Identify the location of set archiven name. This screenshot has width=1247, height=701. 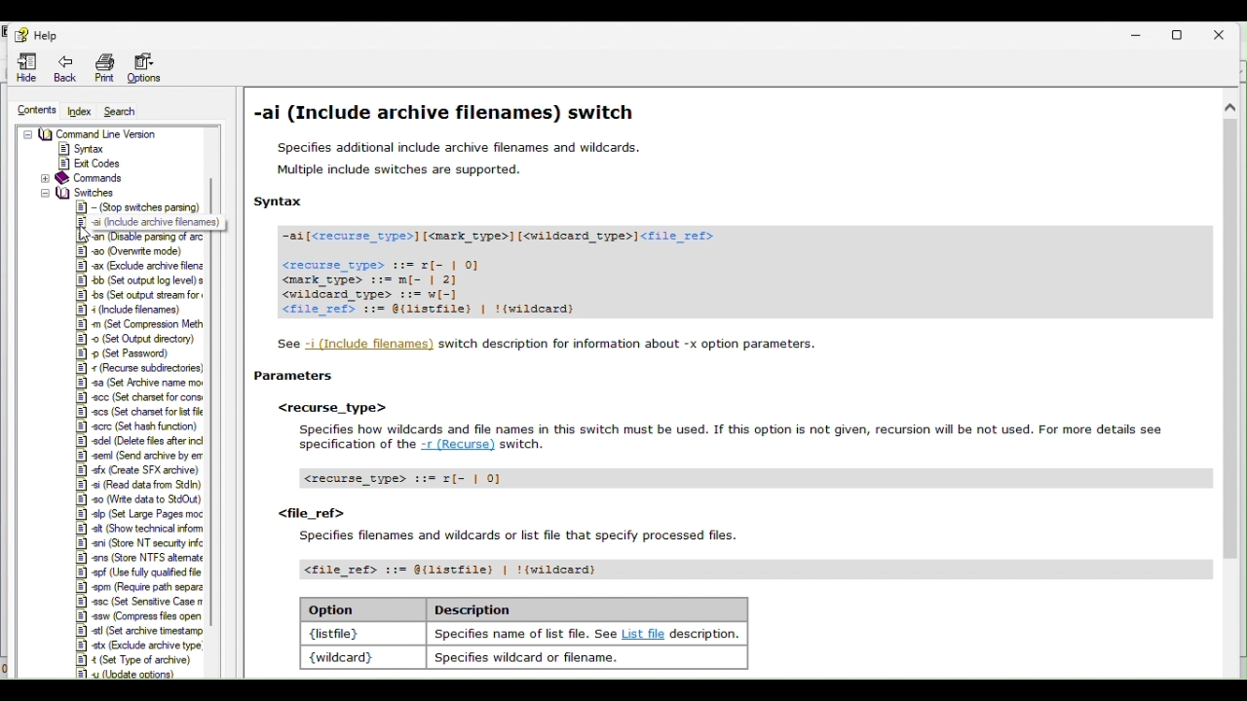
(139, 382).